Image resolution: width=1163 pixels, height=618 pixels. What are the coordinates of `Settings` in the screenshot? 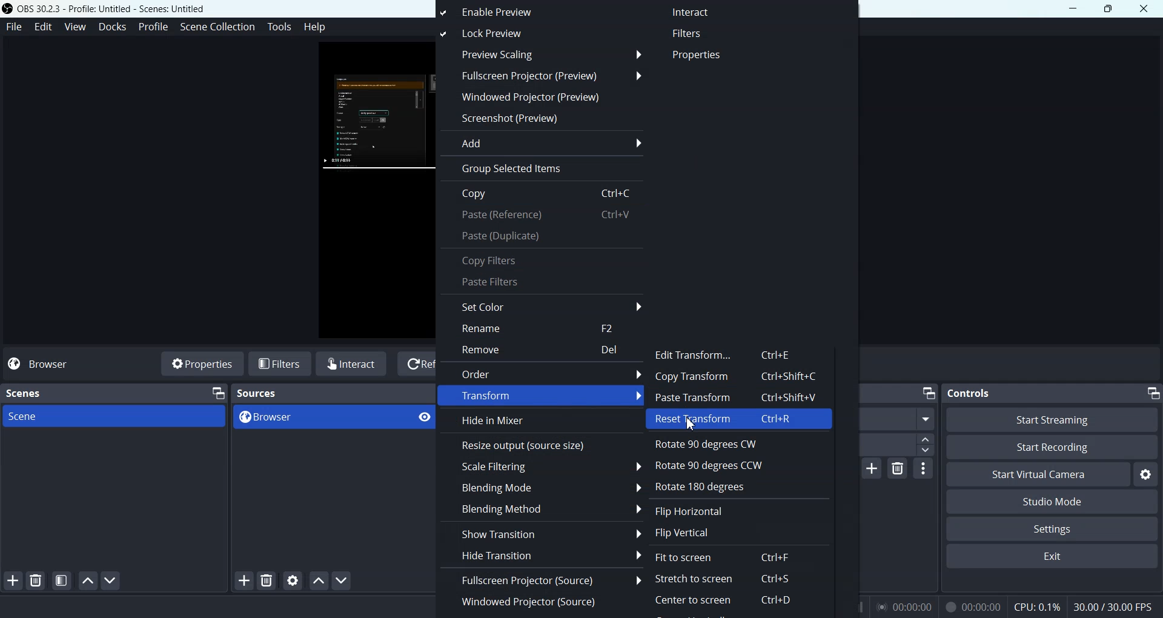 It's located at (1145, 475).